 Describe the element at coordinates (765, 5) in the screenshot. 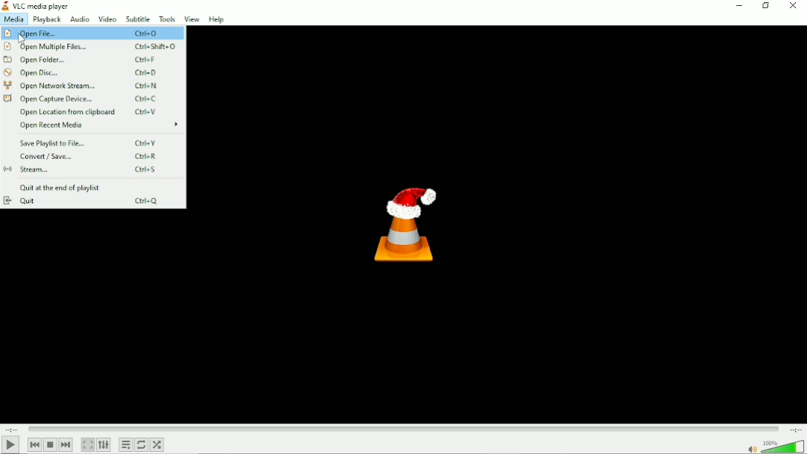

I see `Restore down` at that location.